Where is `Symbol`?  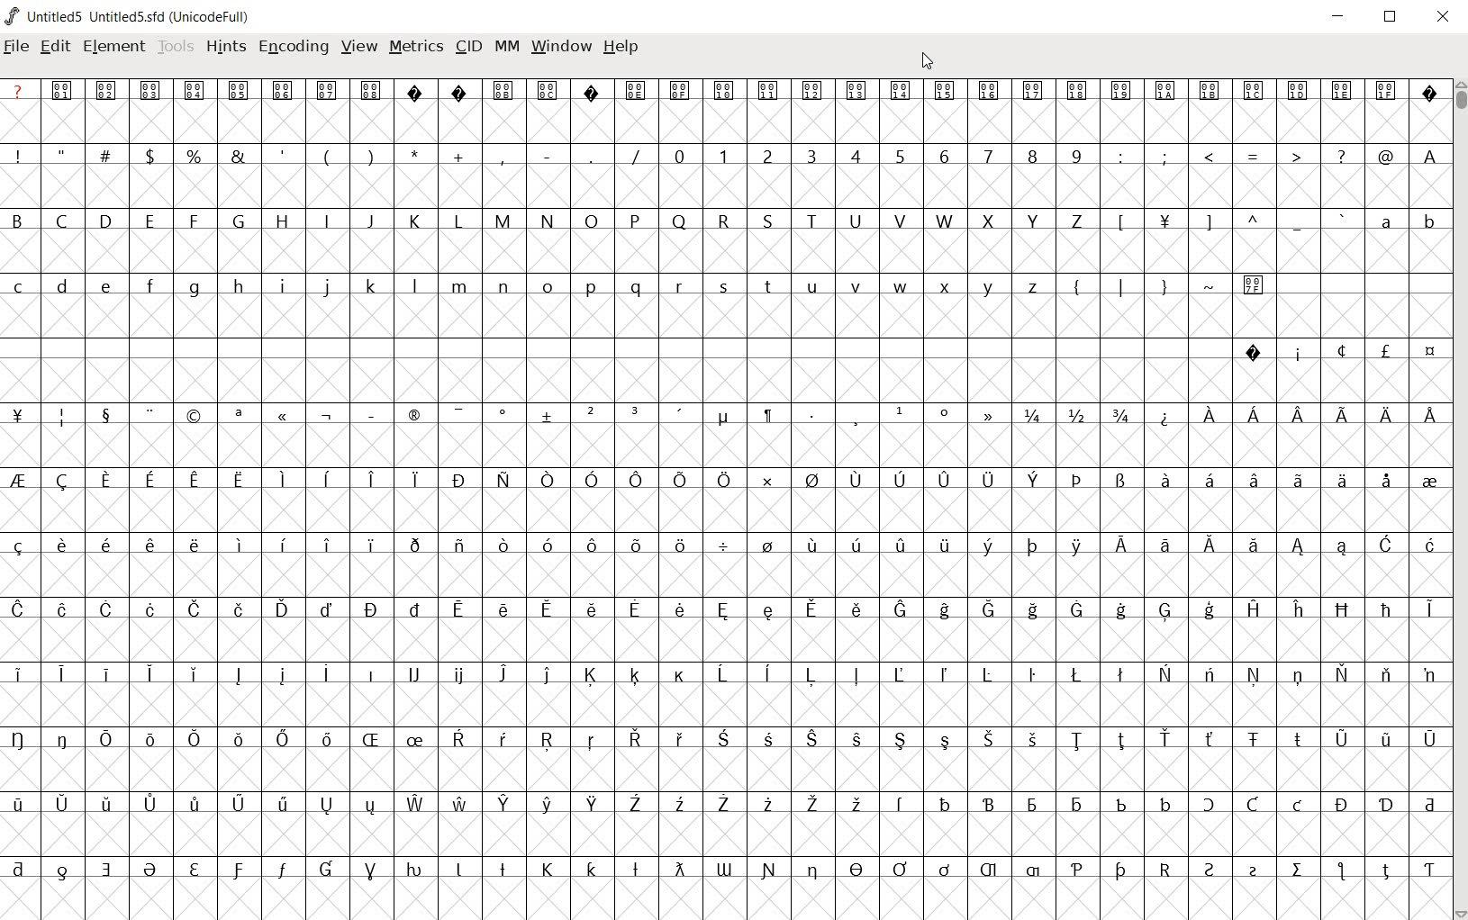
Symbol is located at coordinates (152, 871).